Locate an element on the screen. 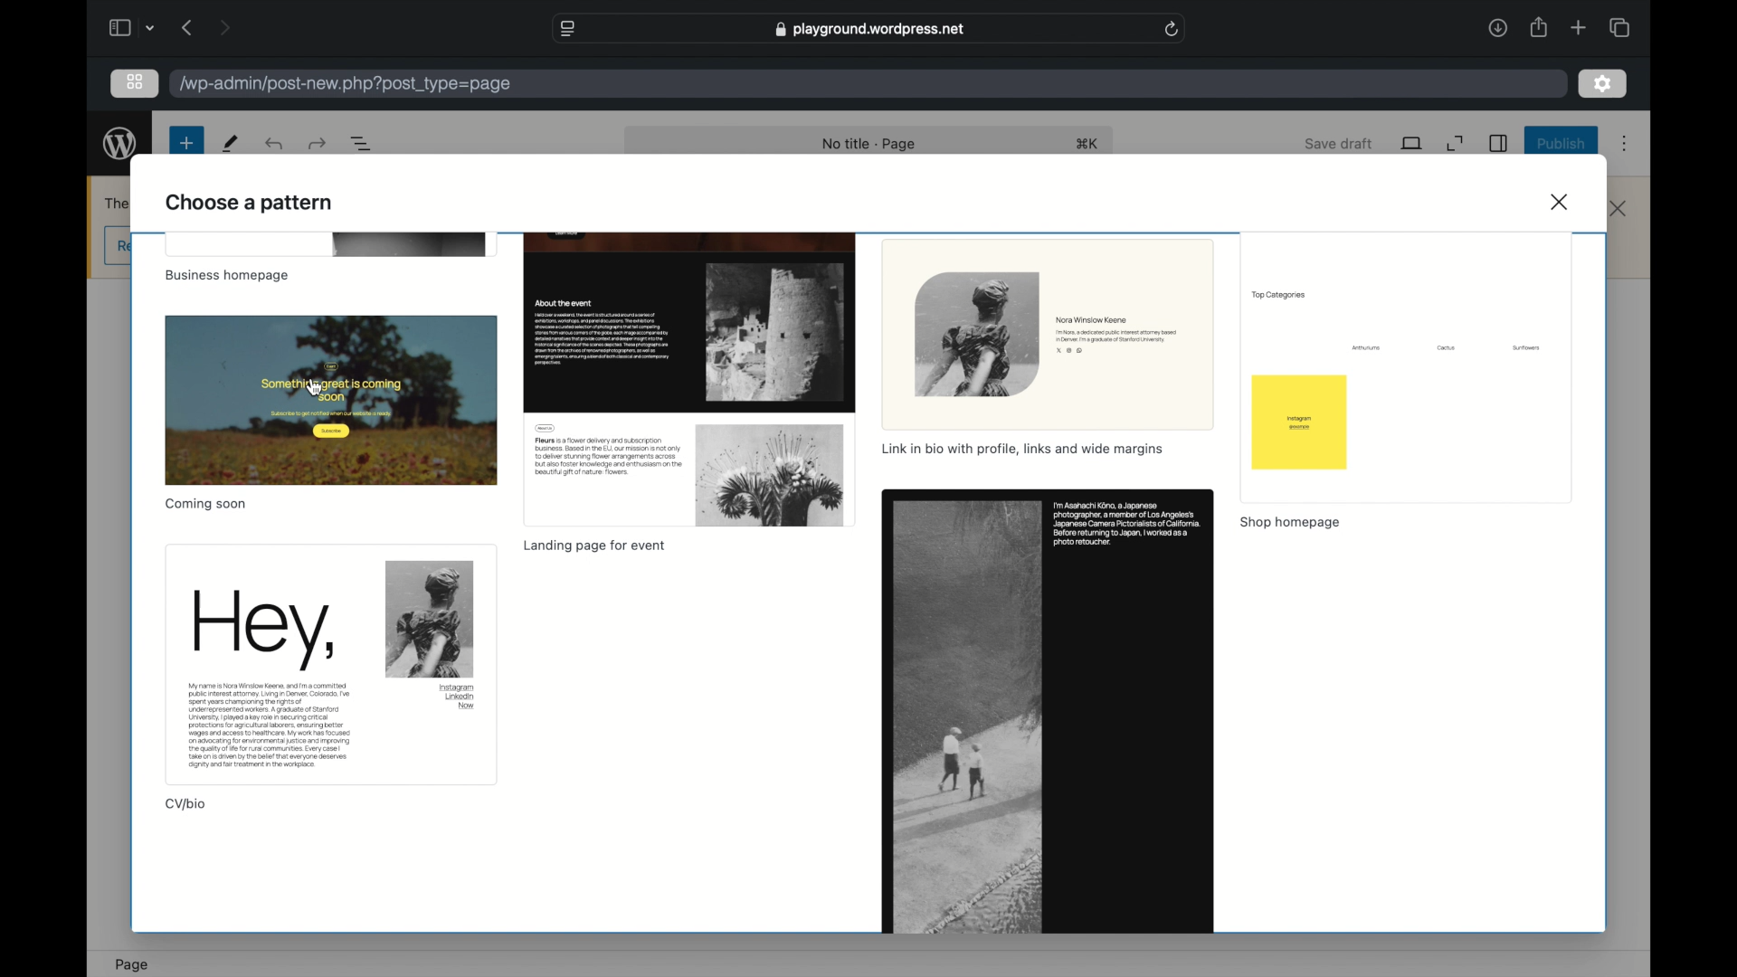  sidebar is located at coordinates (1499, 143).